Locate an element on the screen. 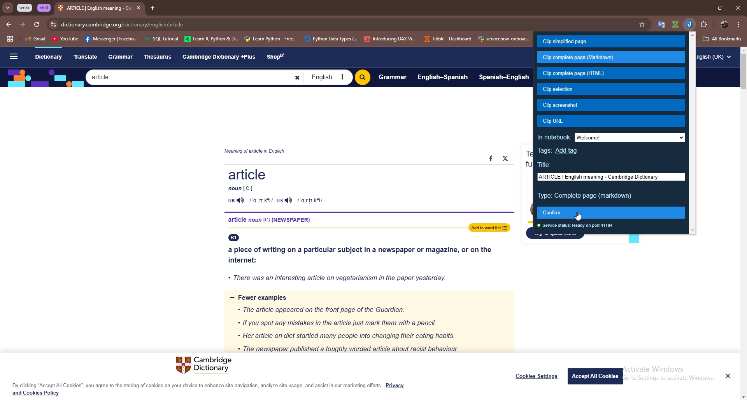 The image size is (747, 400). title is located at coordinates (610, 177).